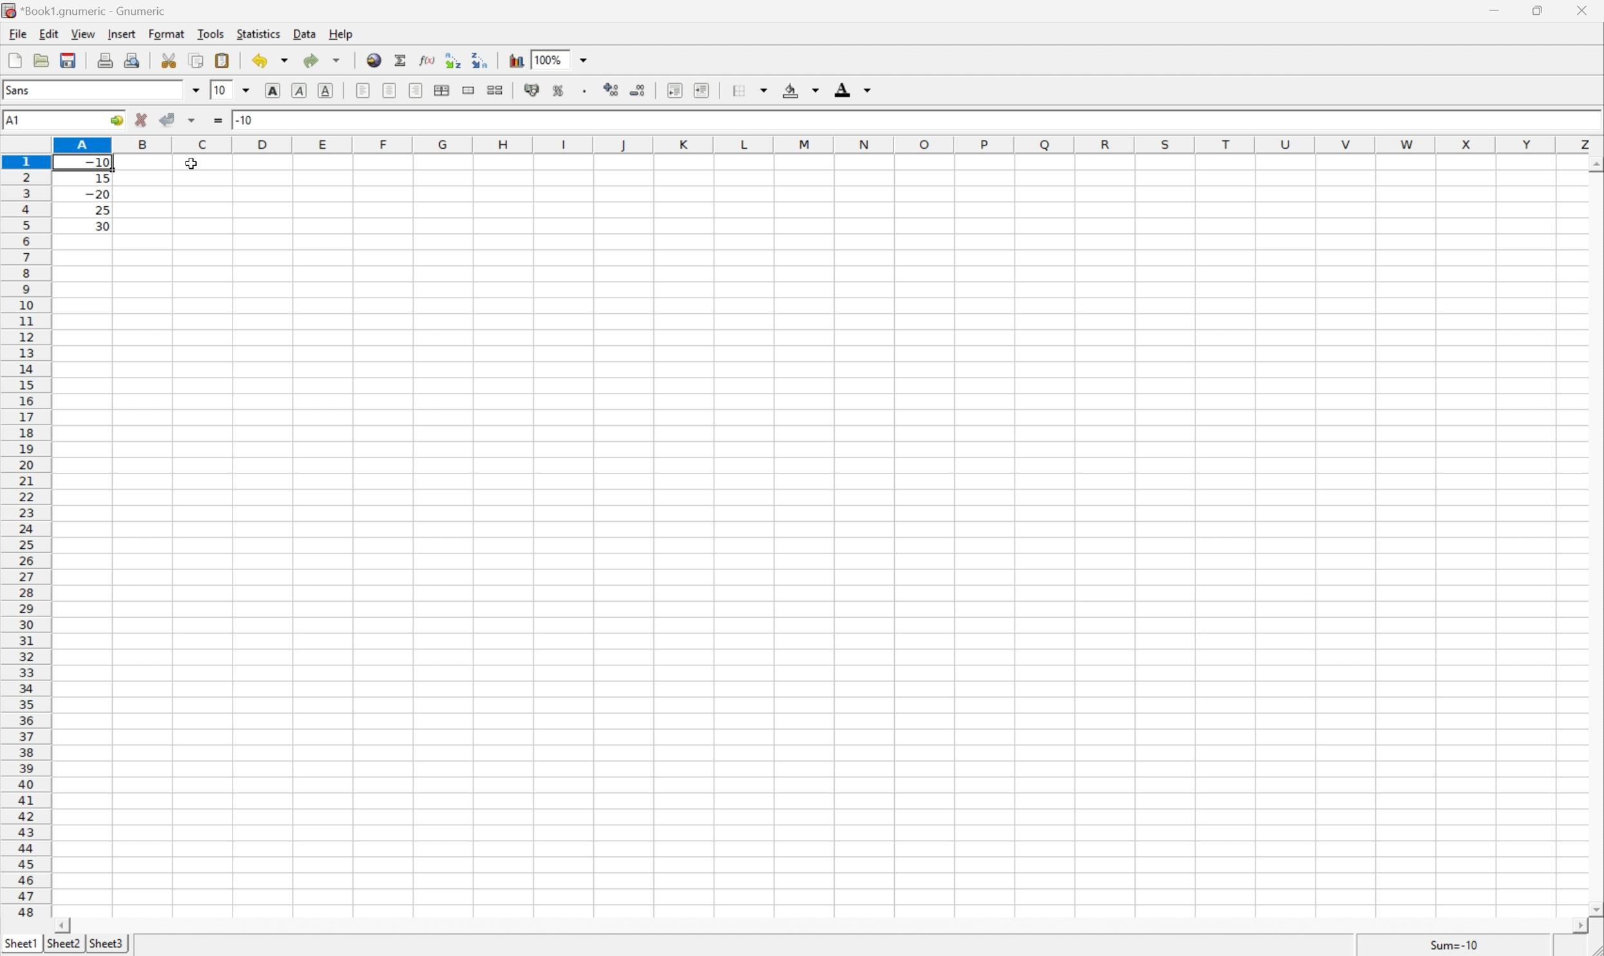 This screenshot has width=1604, height=956. I want to click on Tools, so click(212, 33).